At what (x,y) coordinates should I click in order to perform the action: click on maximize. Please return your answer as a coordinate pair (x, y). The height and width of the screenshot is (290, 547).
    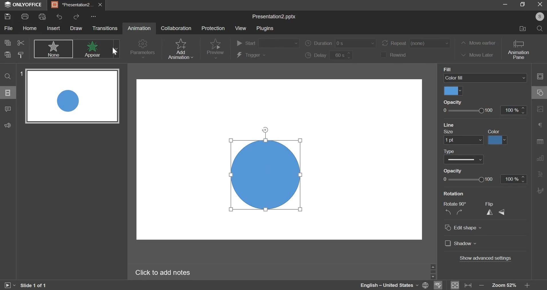
    Looking at the image, I should click on (524, 4).